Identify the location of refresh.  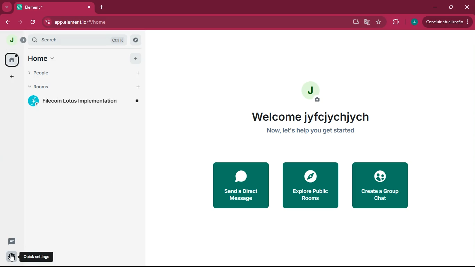
(34, 22).